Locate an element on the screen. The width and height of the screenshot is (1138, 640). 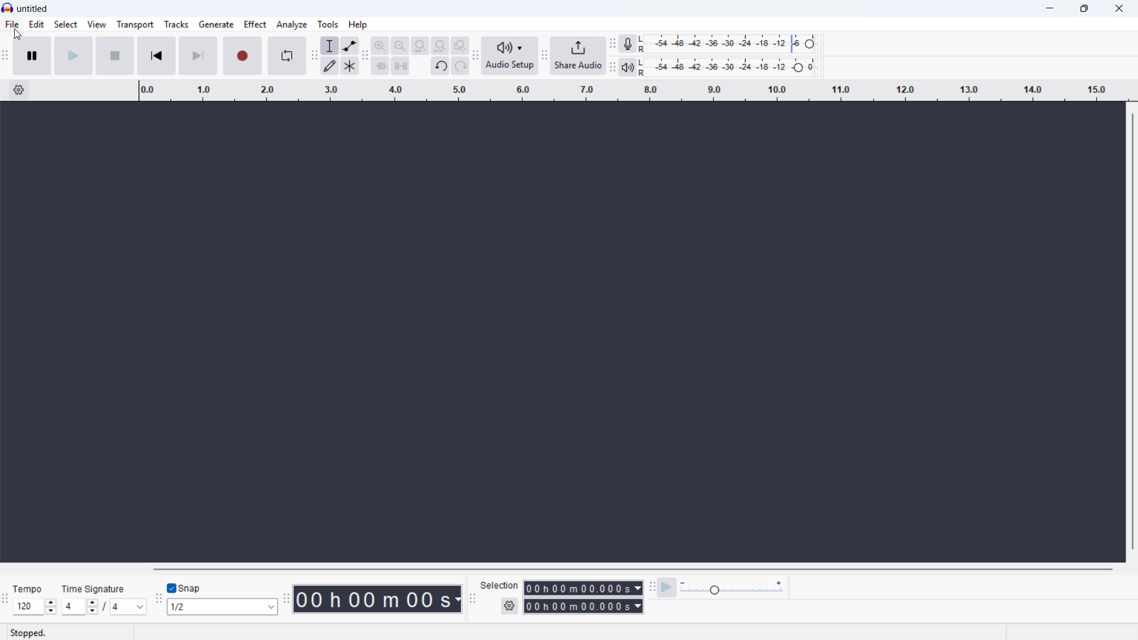
Share audio toolbar  is located at coordinates (544, 57).